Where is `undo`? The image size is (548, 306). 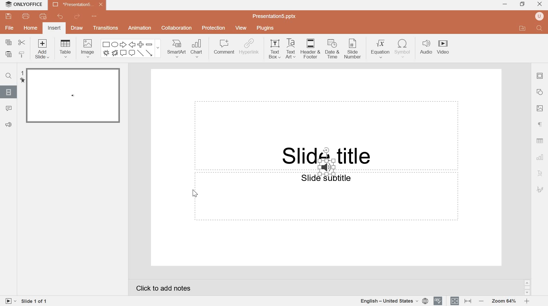 undo is located at coordinates (59, 16).